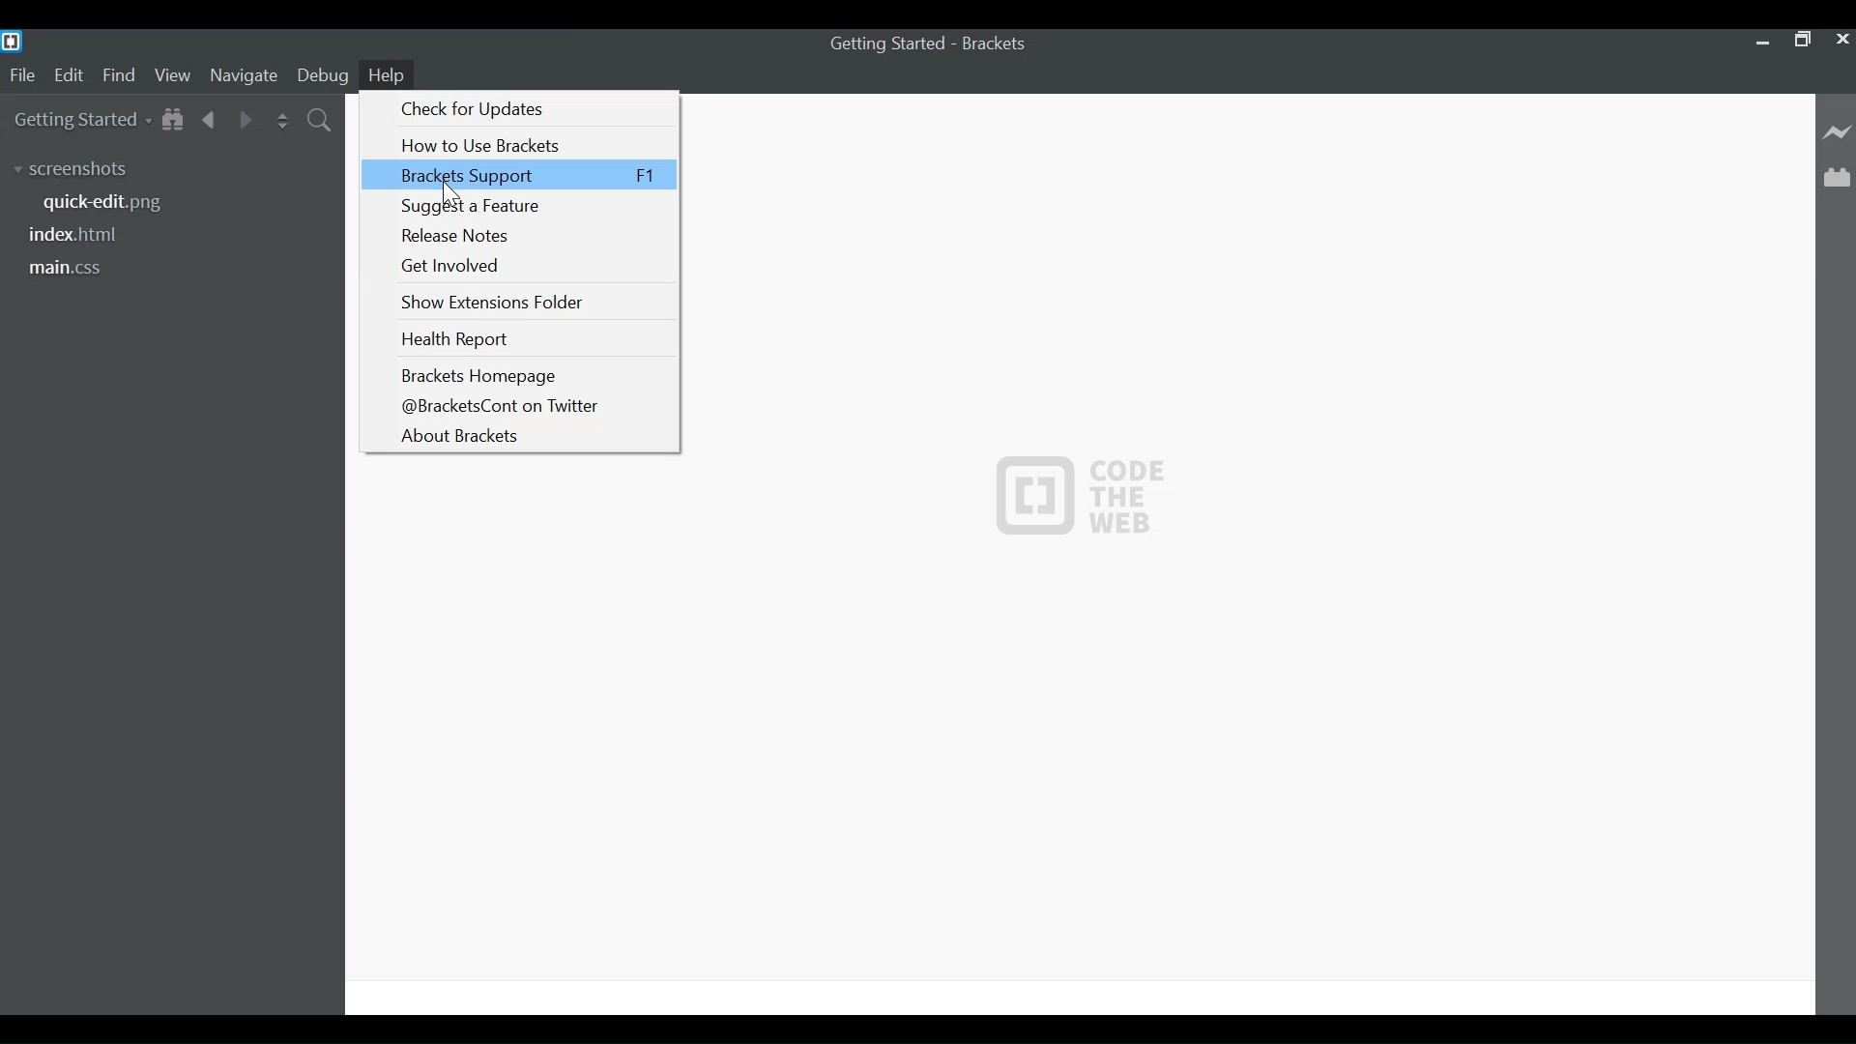 The height and width of the screenshot is (1044, 1856). Describe the element at coordinates (1761, 40) in the screenshot. I see `minimize` at that location.